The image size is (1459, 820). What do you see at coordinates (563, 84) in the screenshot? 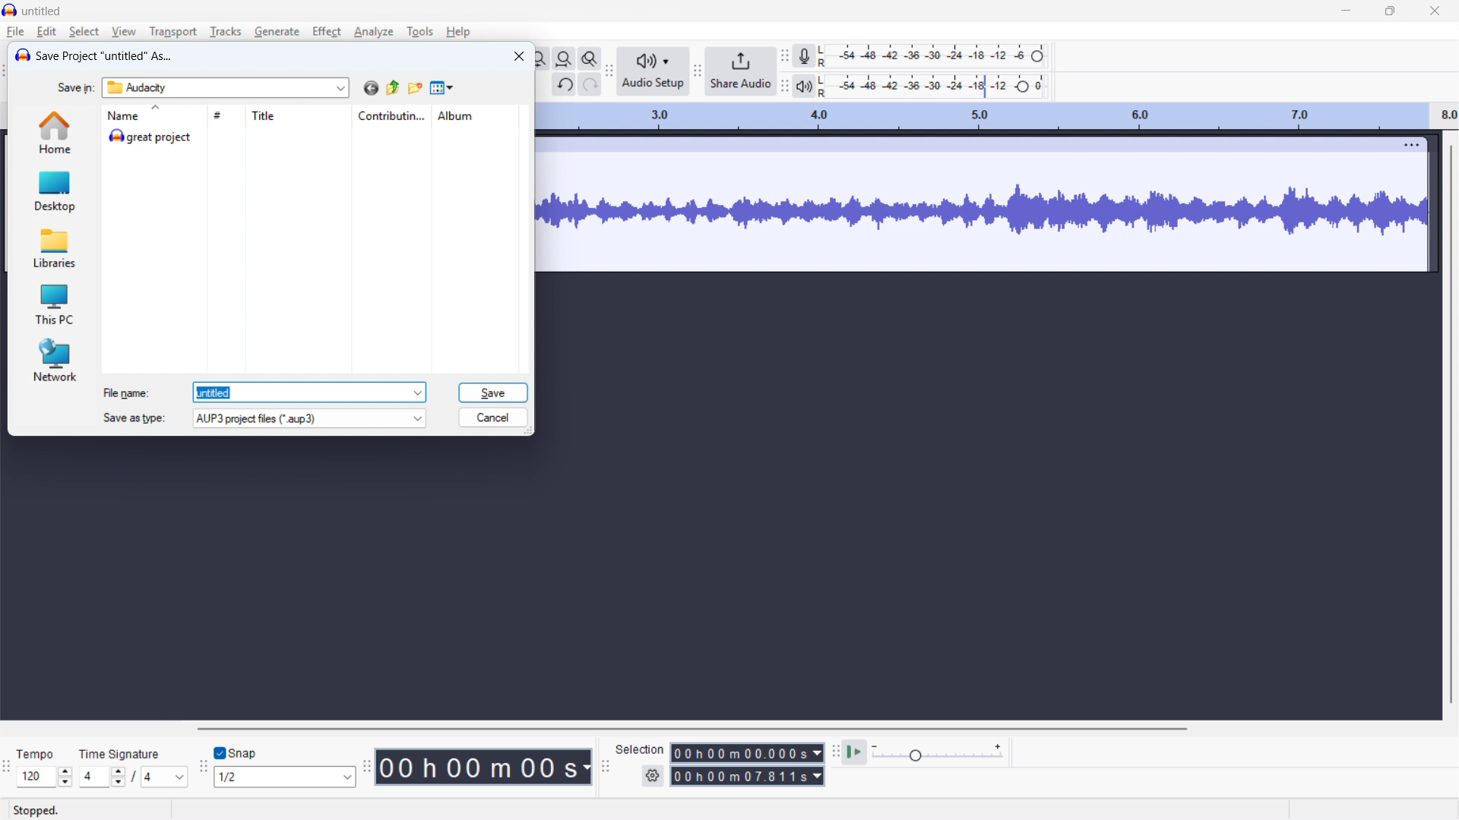
I see `undo` at bounding box center [563, 84].